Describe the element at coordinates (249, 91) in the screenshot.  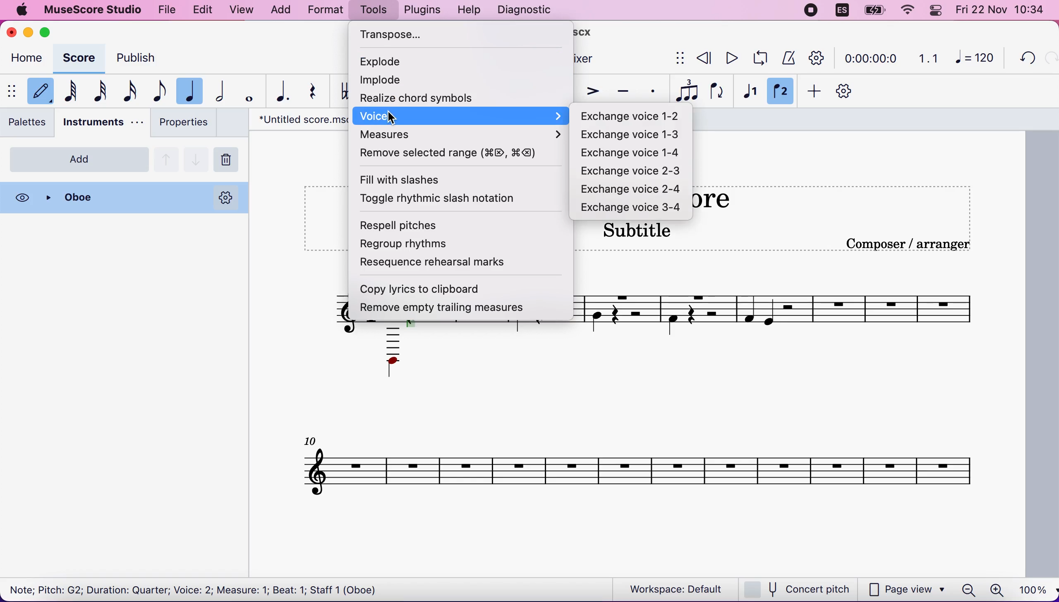
I see `whole note` at that location.